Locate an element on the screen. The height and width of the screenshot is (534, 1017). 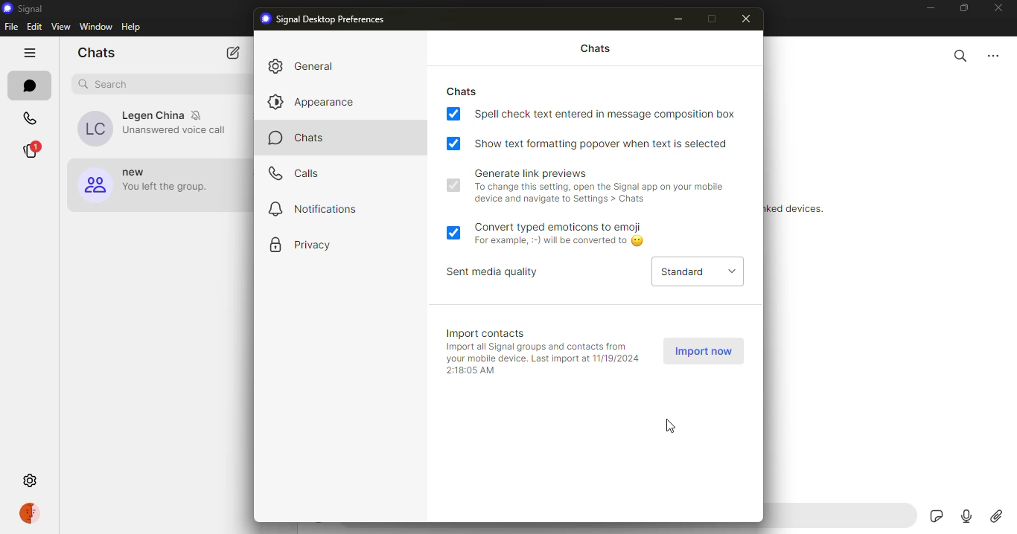
contact is located at coordinates (155, 130).